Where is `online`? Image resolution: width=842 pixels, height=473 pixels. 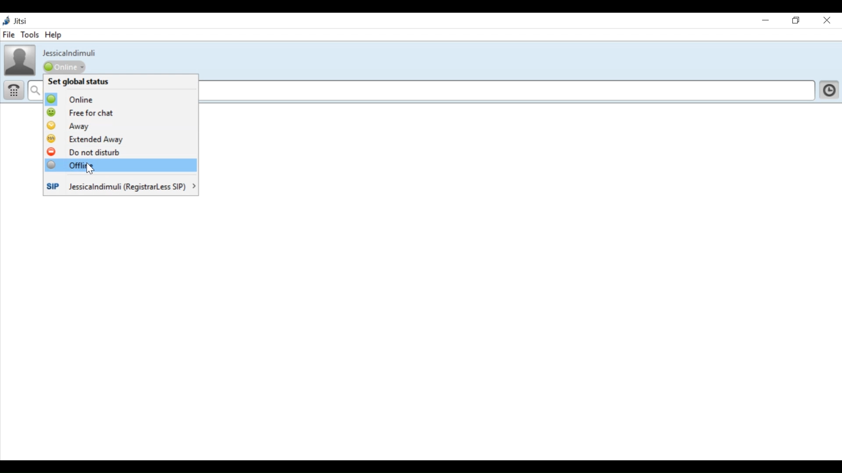 online is located at coordinates (66, 68).